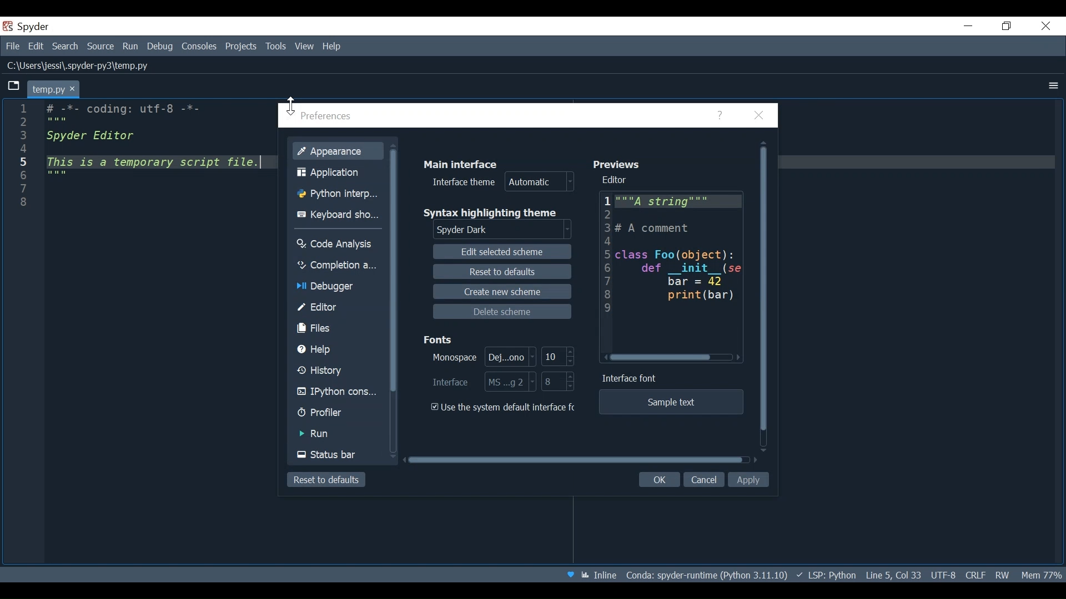 The image size is (1066, 599). What do you see at coordinates (967, 26) in the screenshot?
I see `Minimize` at bounding box center [967, 26].